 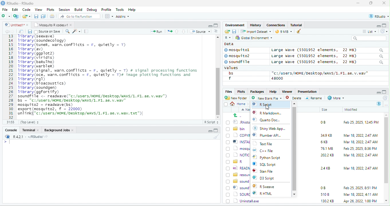 What do you see at coordinates (379, 104) in the screenshot?
I see `R` at bounding box center [379, 104].